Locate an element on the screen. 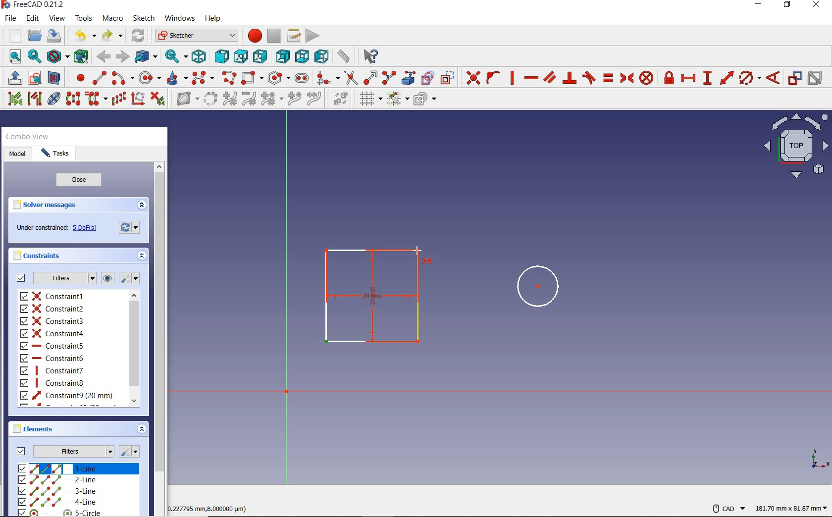 The image size is (832, 517). constrain horizontal distance is located at coordinates (689, 78).